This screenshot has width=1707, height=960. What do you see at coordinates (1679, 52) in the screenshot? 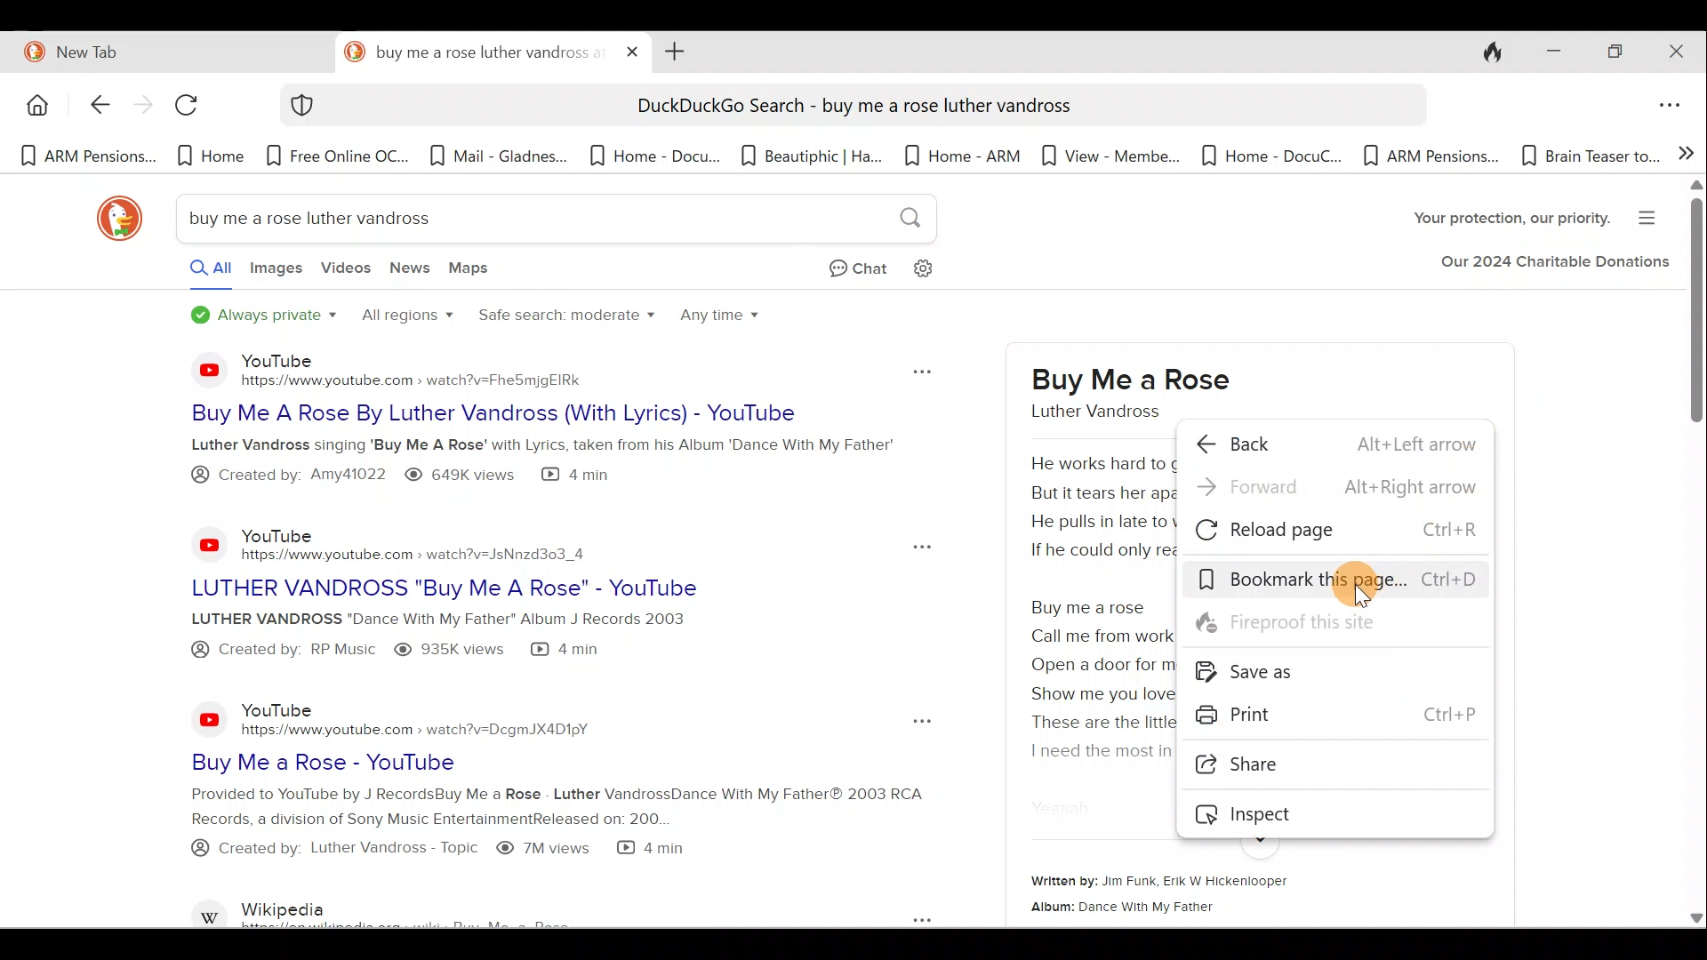
I see `Close window` at bounding box center [1679, 52].